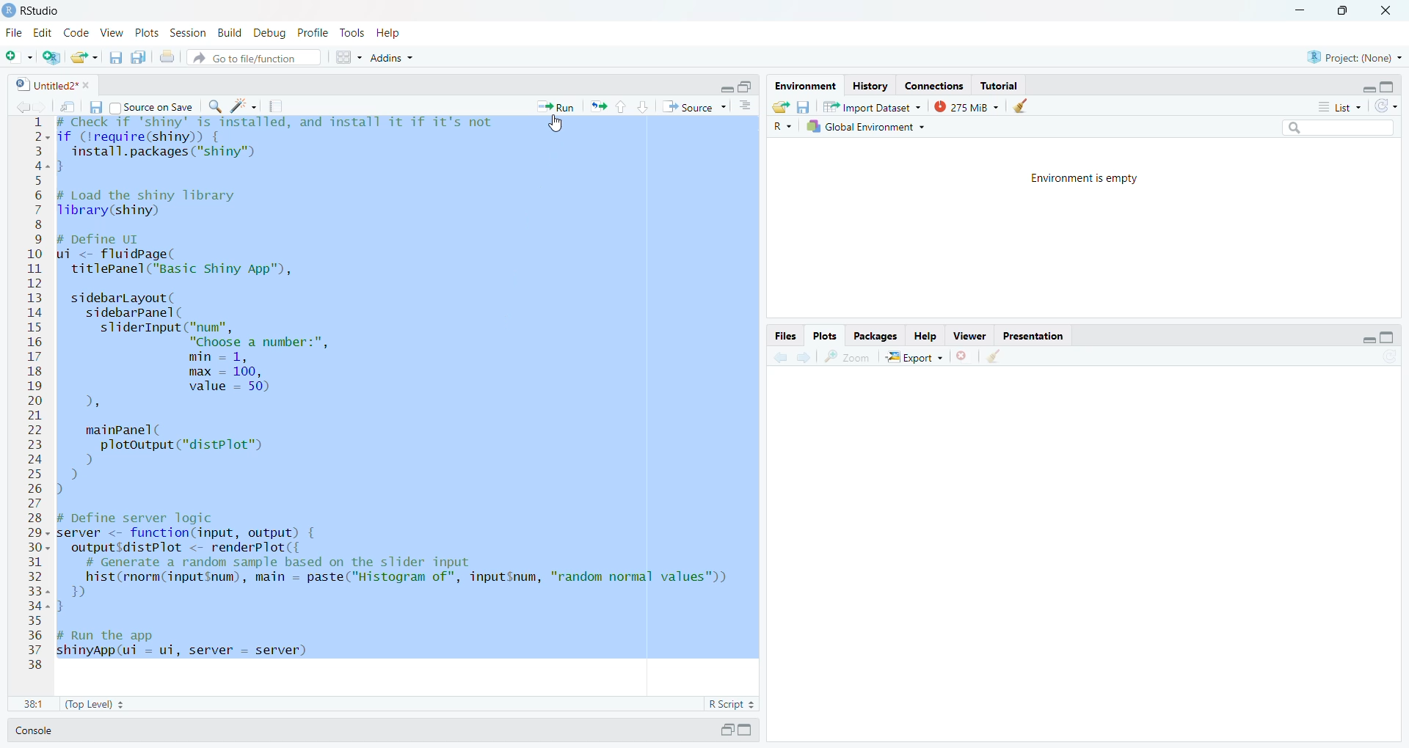  Describe the element at coordinates (229, 32) in the screenshot. I see `Build` at that location.